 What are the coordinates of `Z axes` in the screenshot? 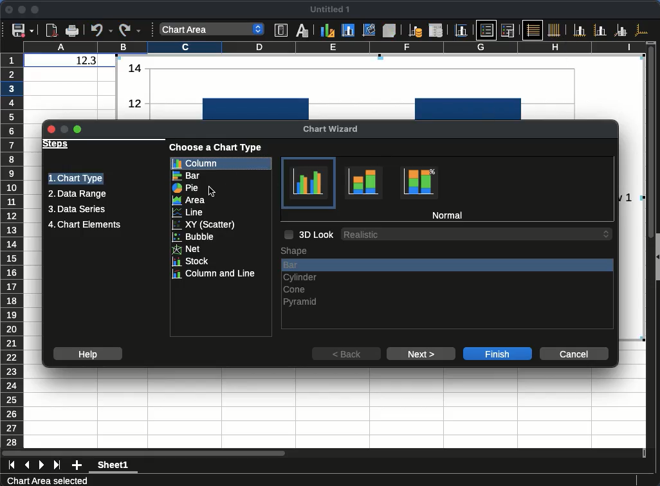 It's located at (621, 30).